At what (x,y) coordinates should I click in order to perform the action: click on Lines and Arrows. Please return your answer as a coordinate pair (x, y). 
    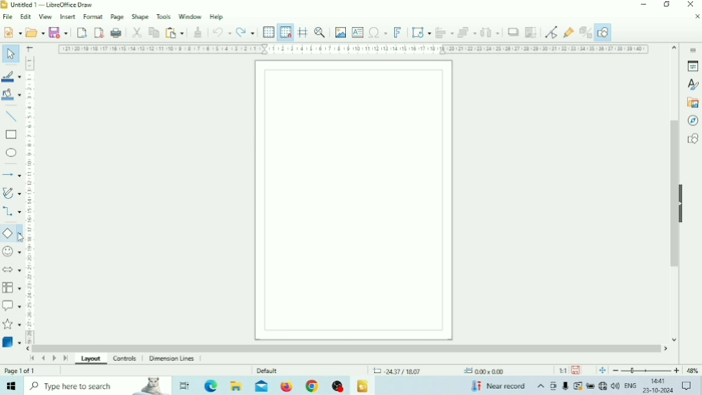
    Looking at the image, I should click on (11, 174).